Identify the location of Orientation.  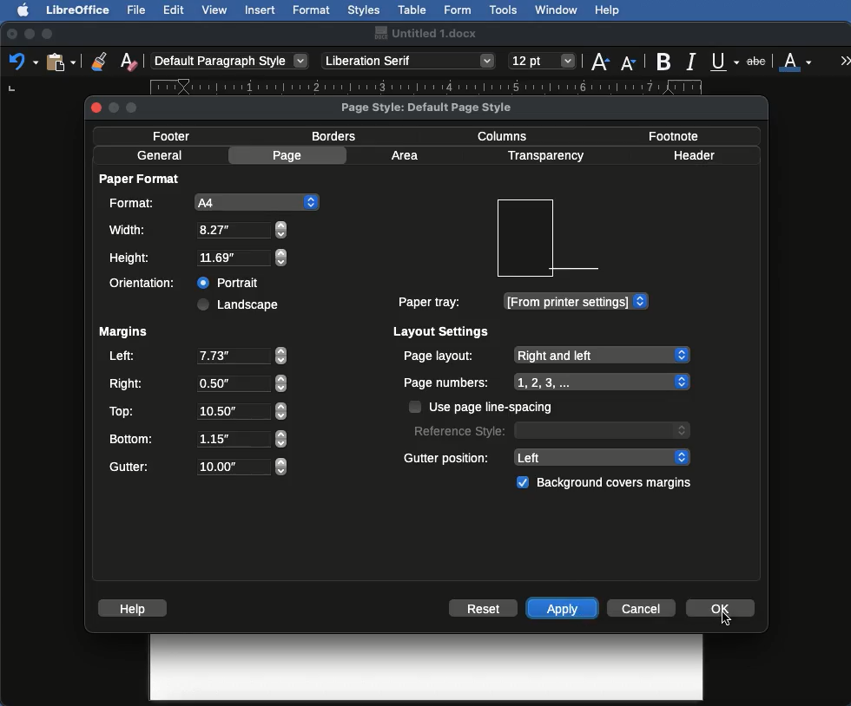
(146, 283).